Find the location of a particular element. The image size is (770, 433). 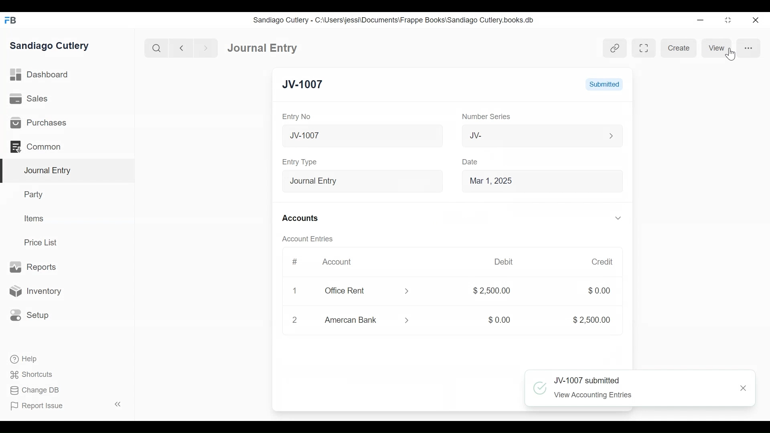

Report Issue is located at coordinates (40, 407).